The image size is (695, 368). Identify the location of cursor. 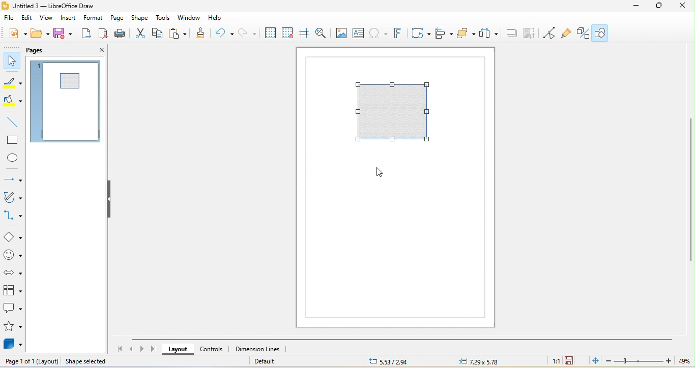
(379, 174).